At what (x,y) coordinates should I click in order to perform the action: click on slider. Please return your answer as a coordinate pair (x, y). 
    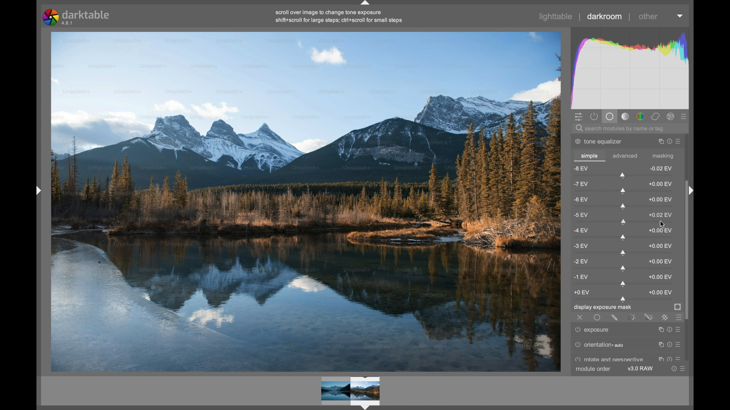
    Looking at the image, I should click on (624, 284).